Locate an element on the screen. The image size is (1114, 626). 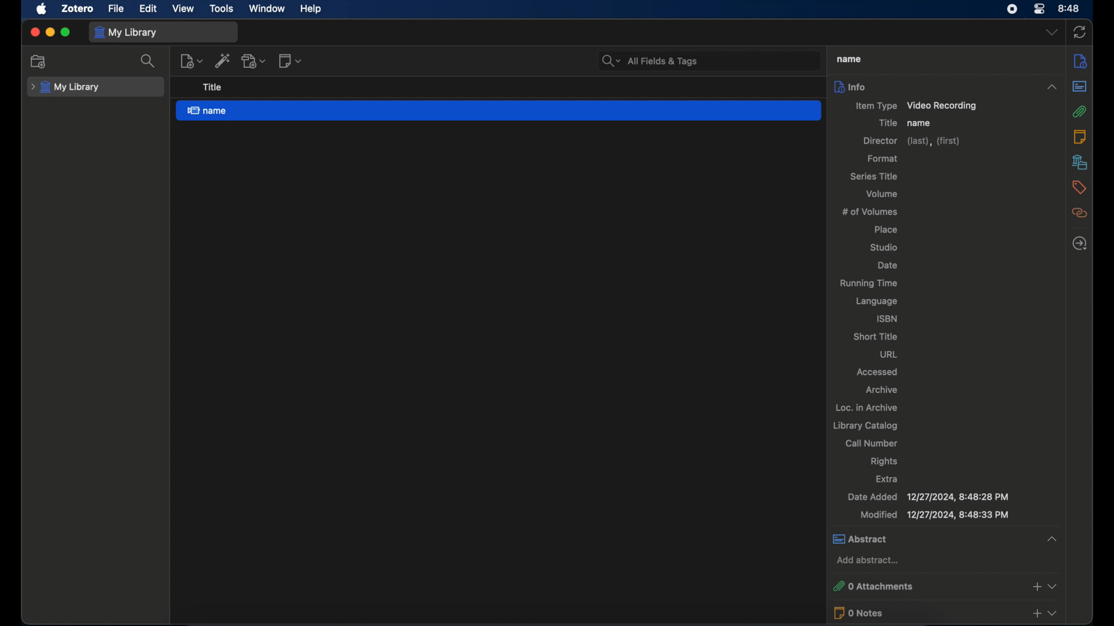
file is located at coordinates (115, 9).